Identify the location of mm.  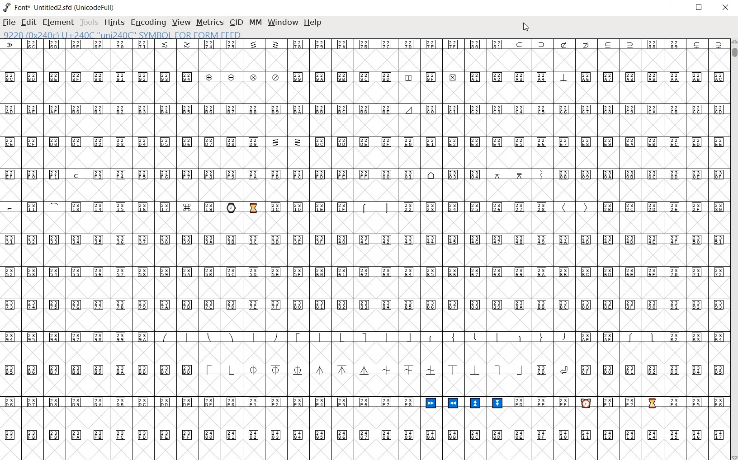
(255, 22).